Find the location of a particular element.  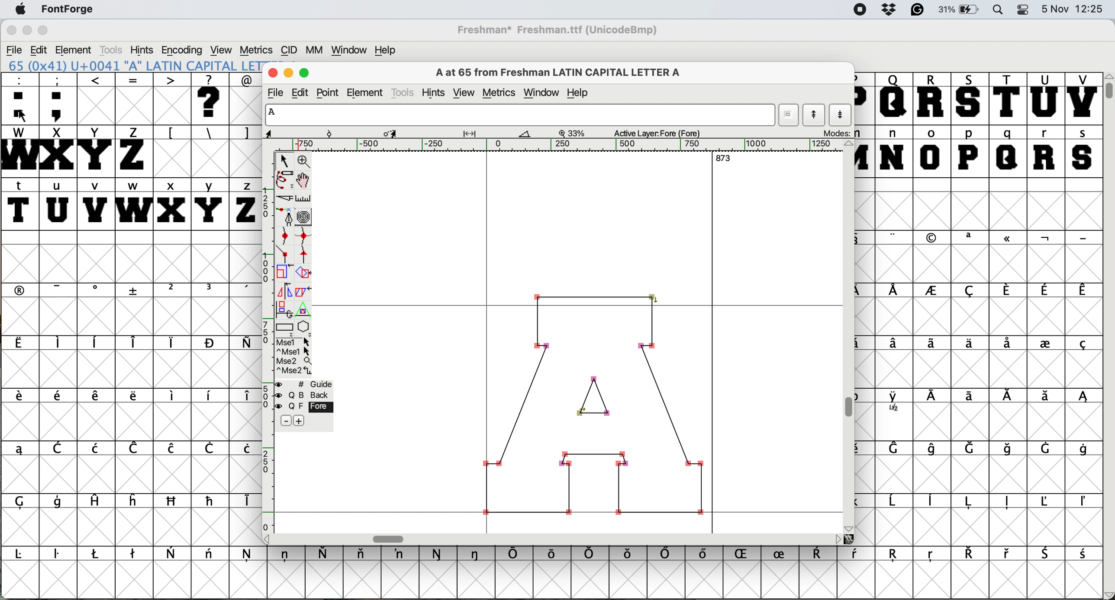

symbol is located at coordinates (629, 555).